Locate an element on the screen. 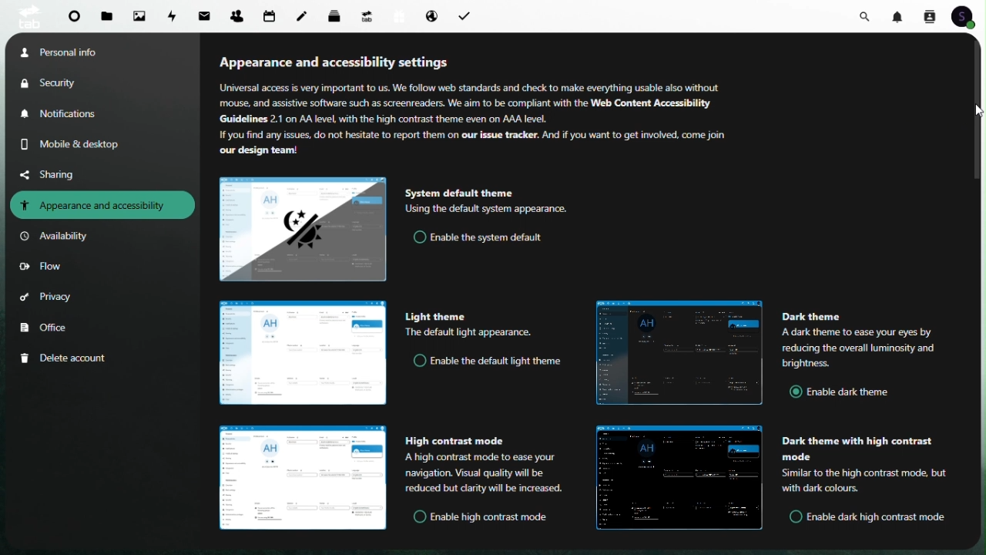 This screenshot has height=555, width=986. Delete account is located at coordinates (66, 358).